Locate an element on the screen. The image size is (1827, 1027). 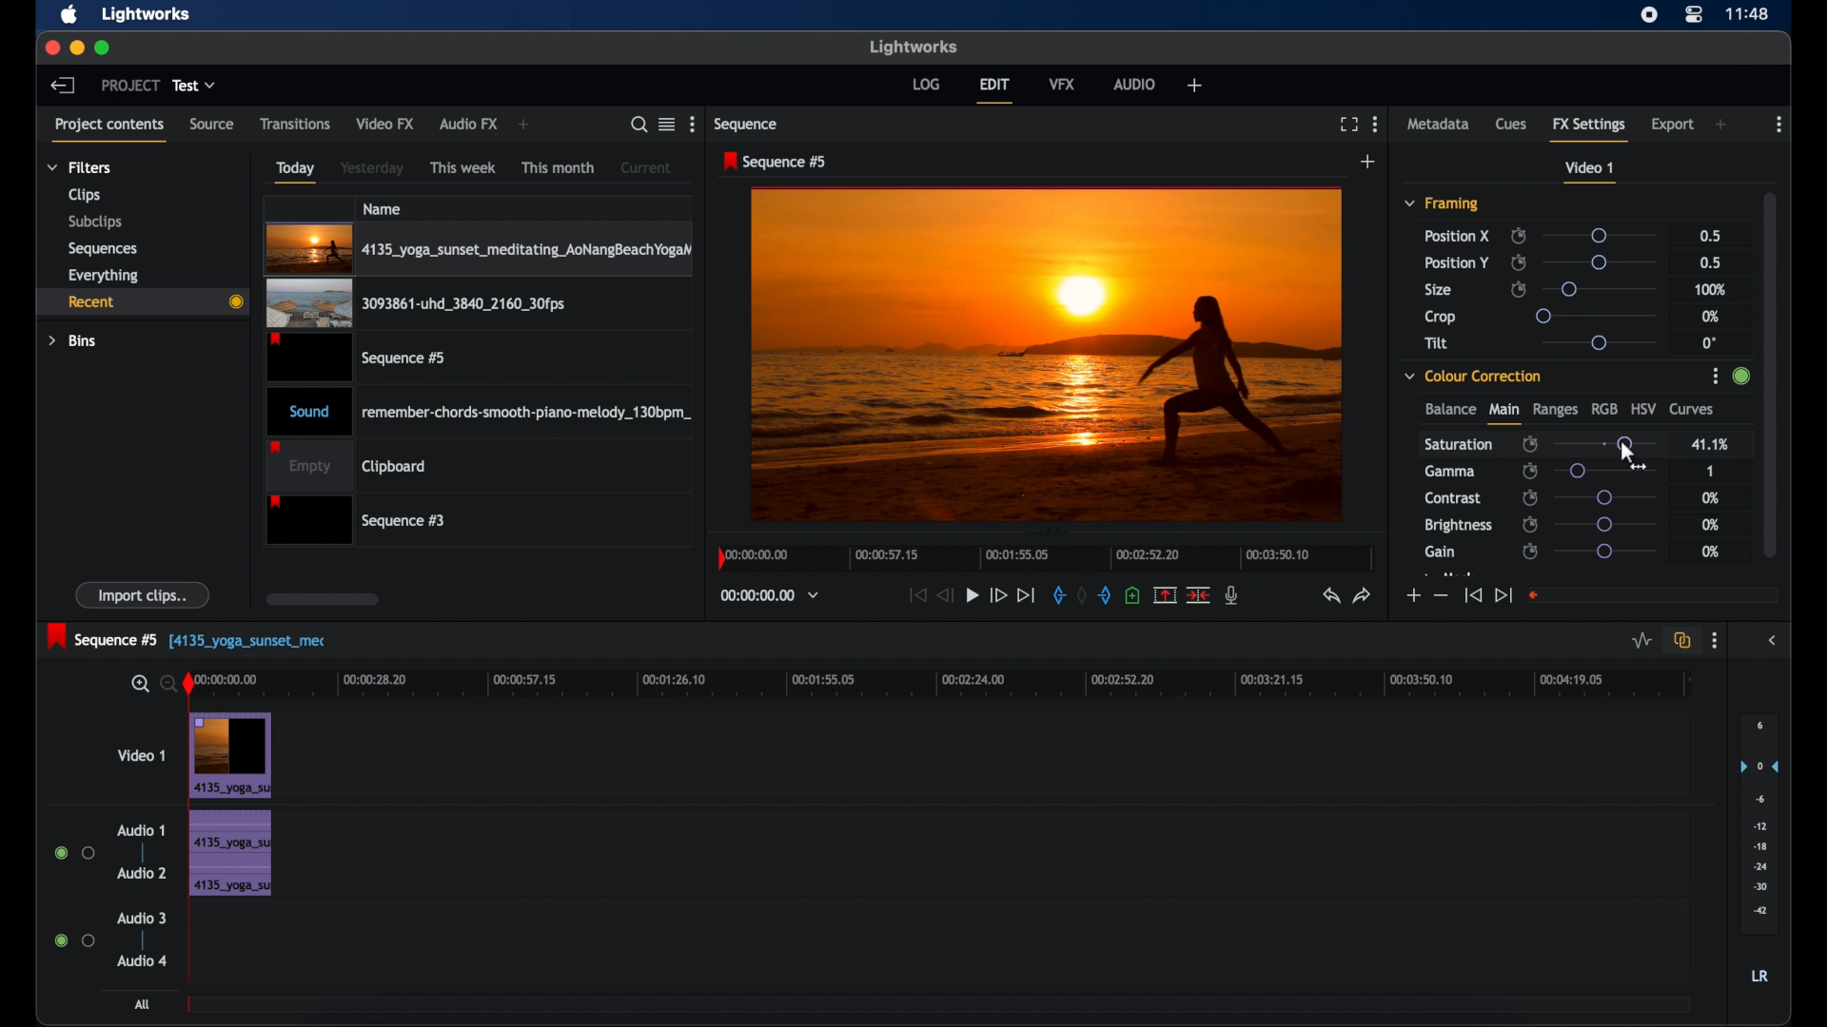
audio 3 is located at coordinates (141, 918).